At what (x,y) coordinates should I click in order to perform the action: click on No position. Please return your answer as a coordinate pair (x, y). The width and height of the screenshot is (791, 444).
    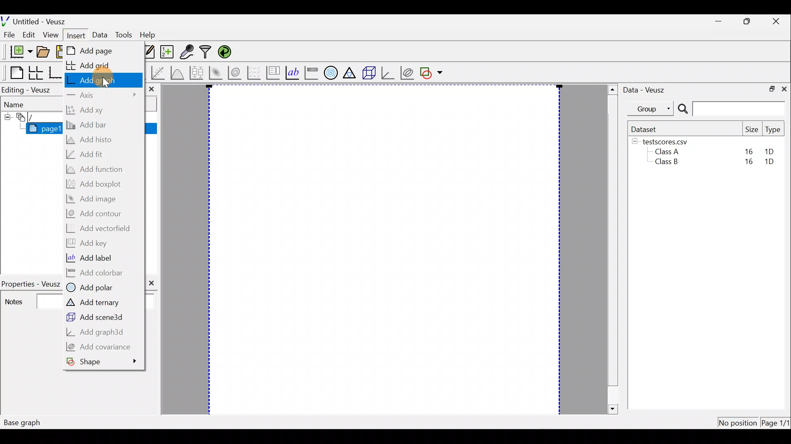
    Looking at the image, I should click on (737, 421).